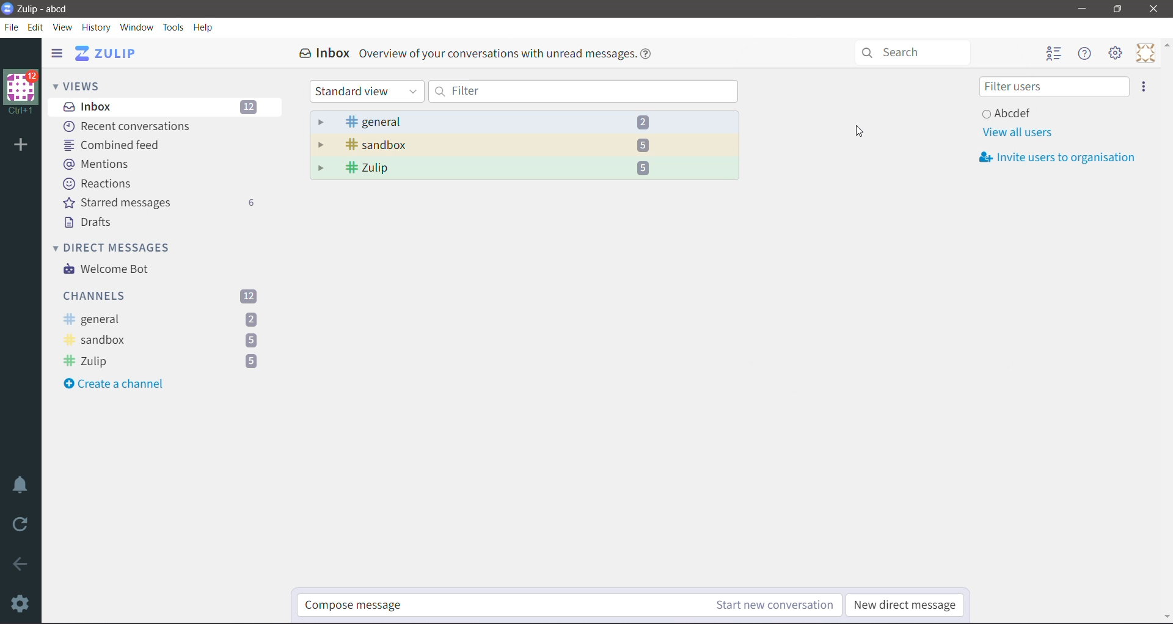 Image resolution: width=1173 pixels, height=624 pixels. What do you see at coordinates (163, 319) in the screenshot?
I see `general -unread messages count` at bounding box center [163, 319].